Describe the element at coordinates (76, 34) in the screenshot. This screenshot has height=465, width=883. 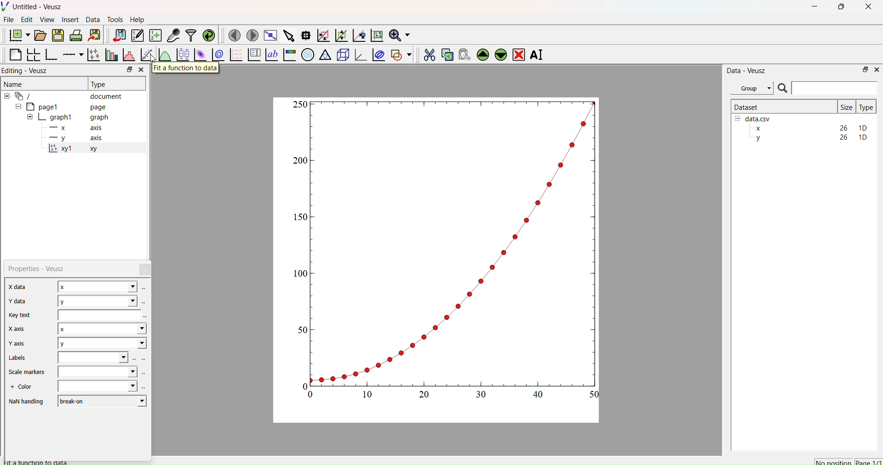
I see `Print the document` at that location.